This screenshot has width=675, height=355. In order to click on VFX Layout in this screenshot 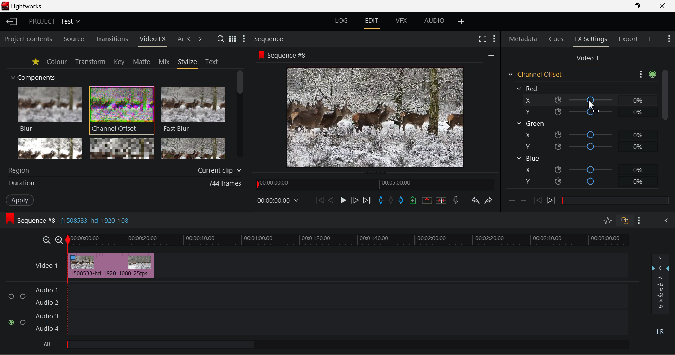, I will do `click(401, 22)`.